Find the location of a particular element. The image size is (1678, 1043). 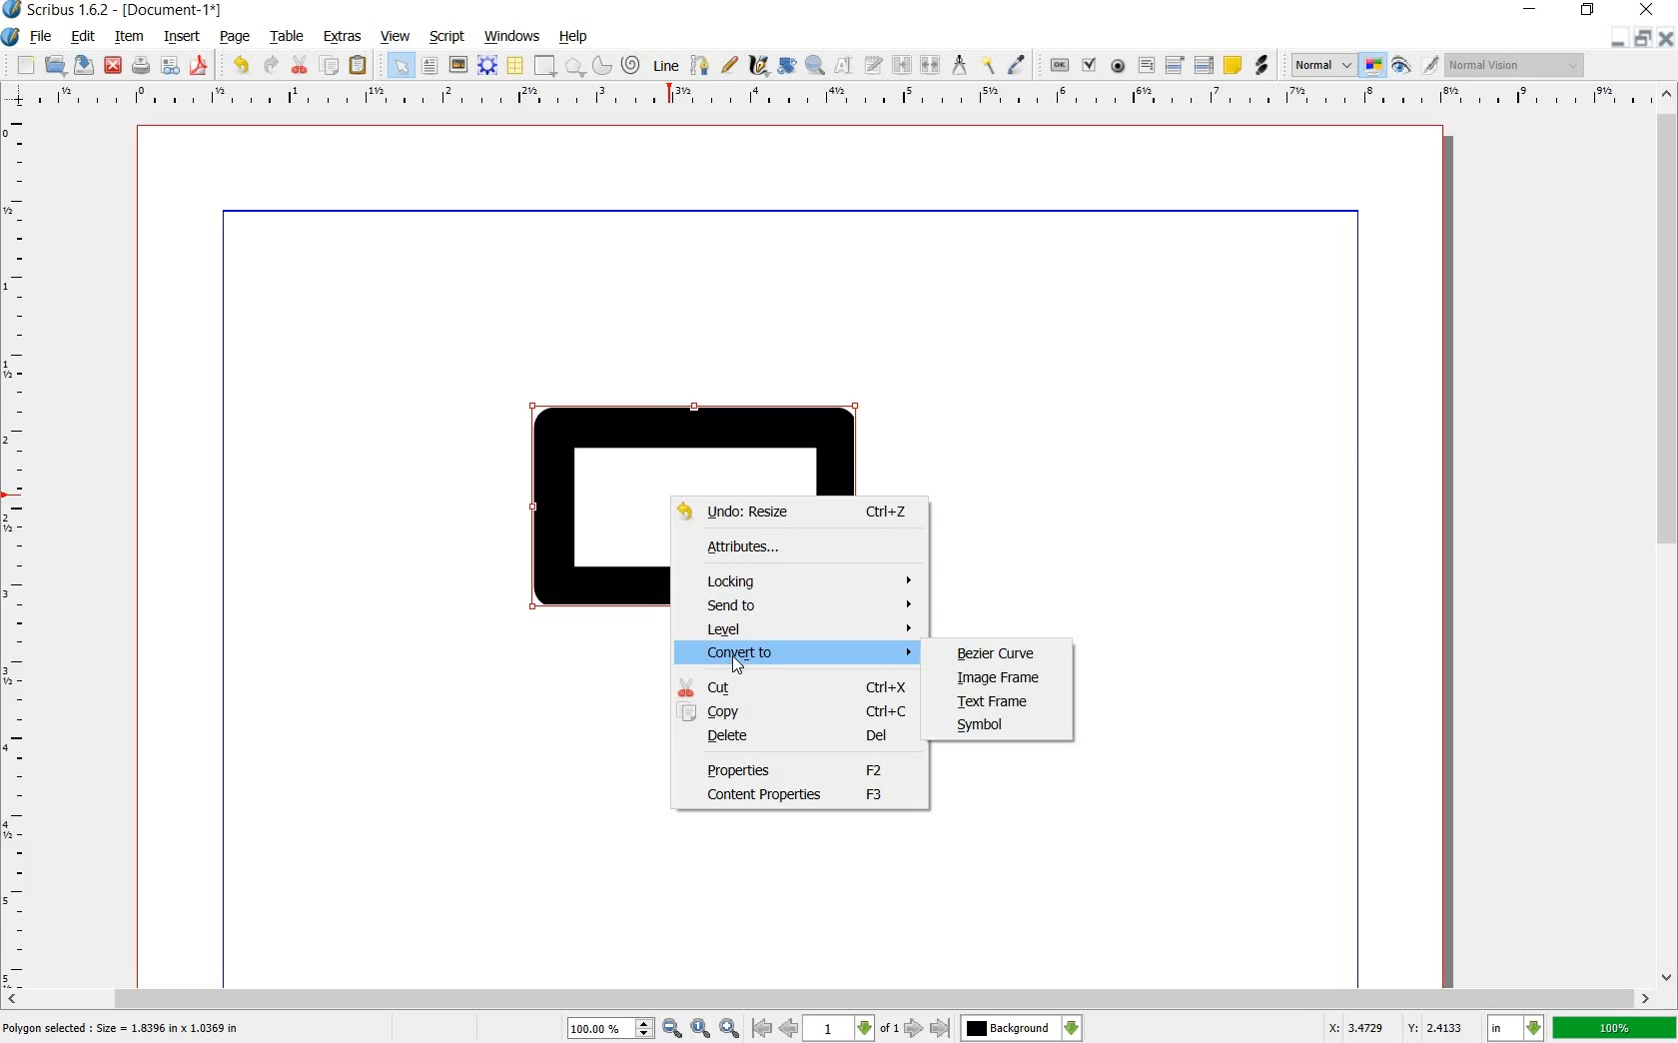

BEZIER CURVE is located at coordinates (1001, 652).